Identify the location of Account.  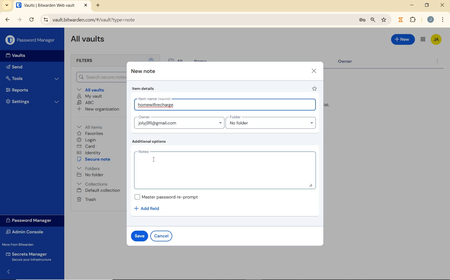
(430, 19).